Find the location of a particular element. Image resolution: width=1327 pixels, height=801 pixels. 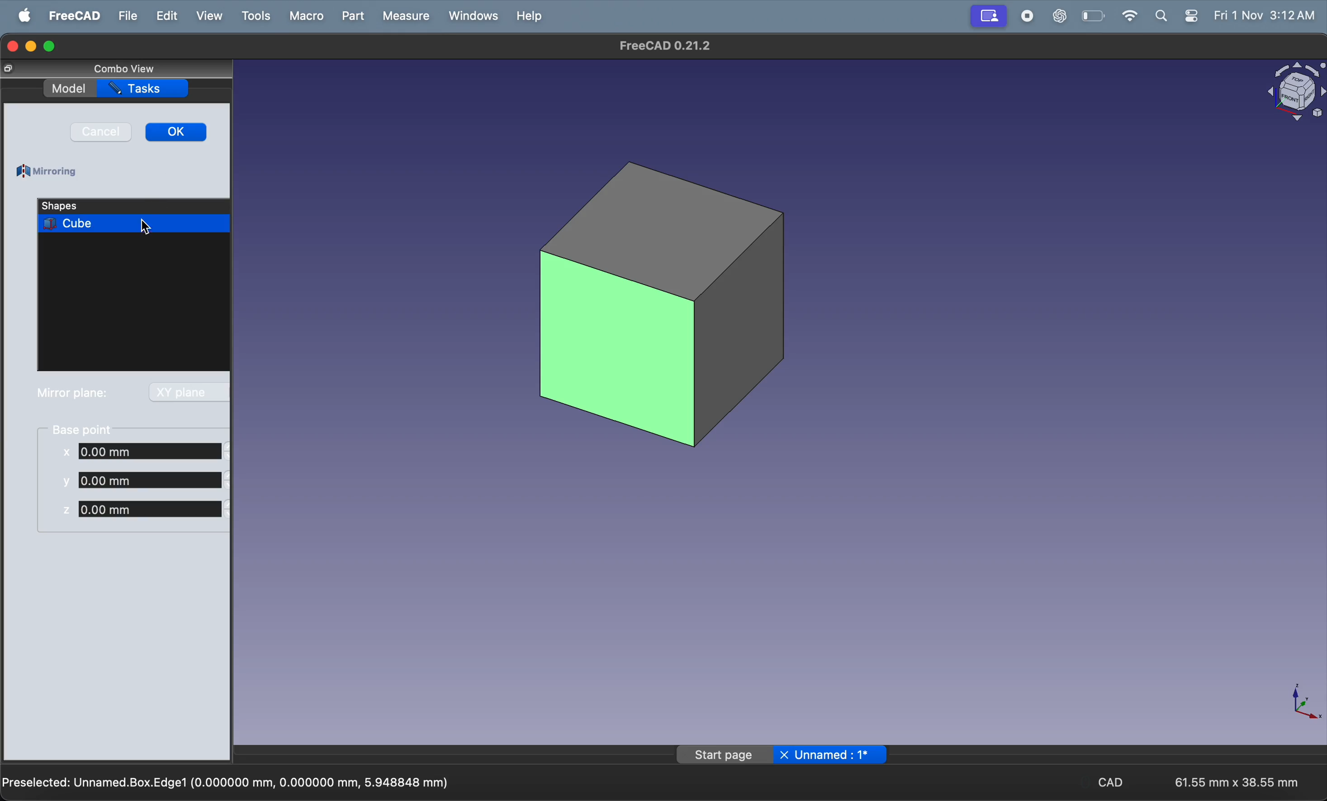

view is located at coordinates (209, 16).